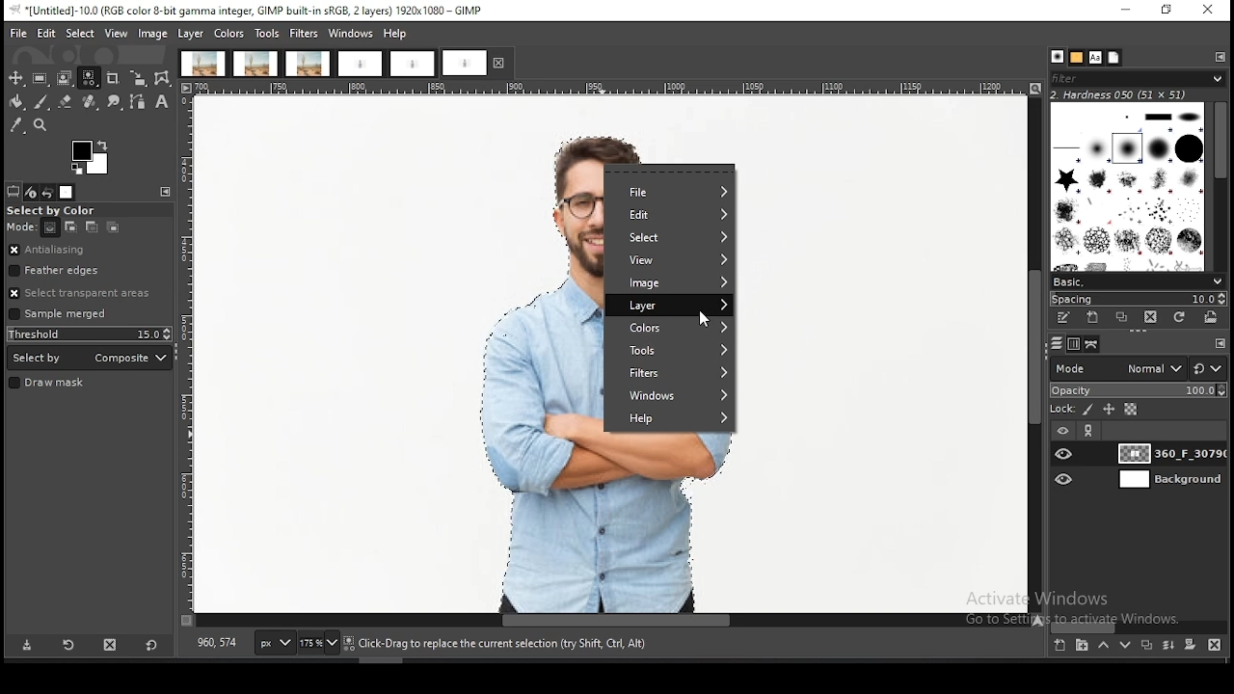 The width and height of the screenshot is (1234, 694). What do you see at coordinates (706, 320) in the screenshot?
I see `mouse pointer` at bounding box center [706, 320].